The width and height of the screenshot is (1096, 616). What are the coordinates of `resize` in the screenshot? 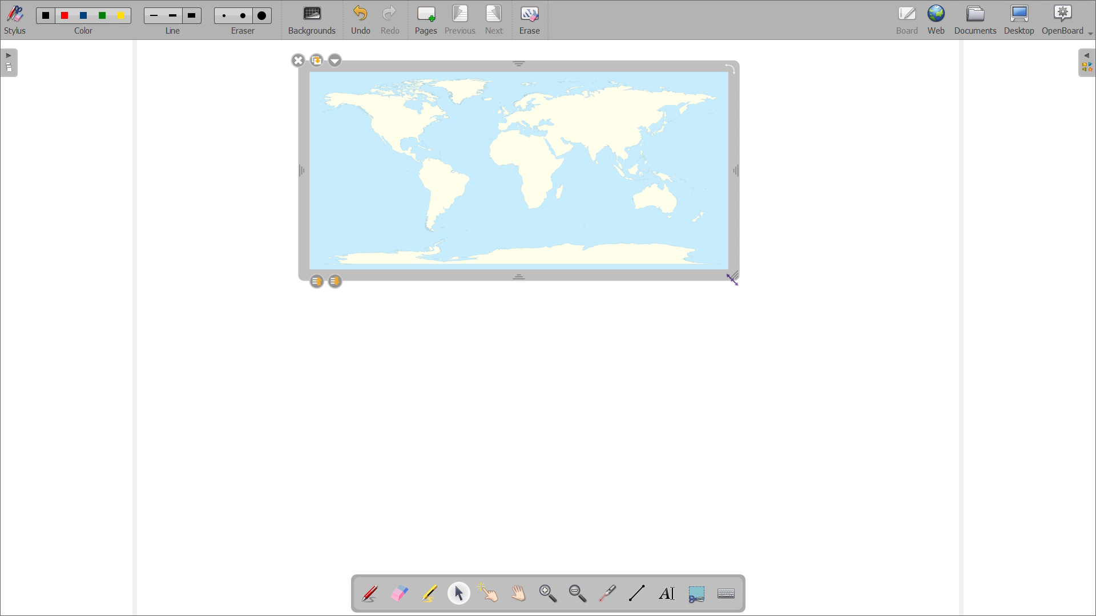 It's located at (301, 171).